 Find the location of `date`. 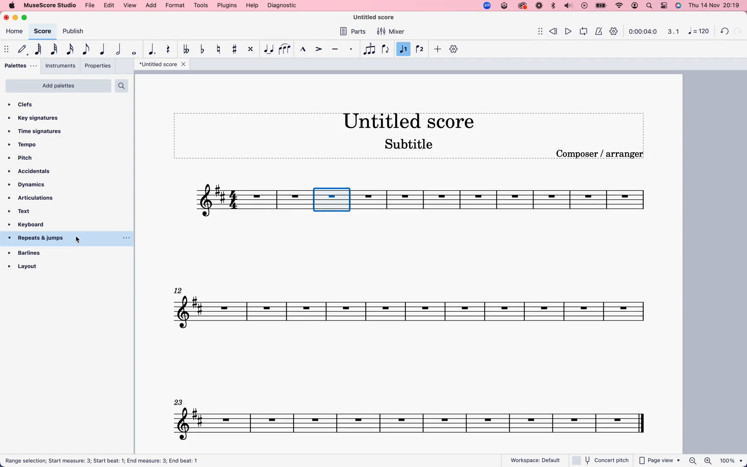

date is located at coordinates (713, 5).